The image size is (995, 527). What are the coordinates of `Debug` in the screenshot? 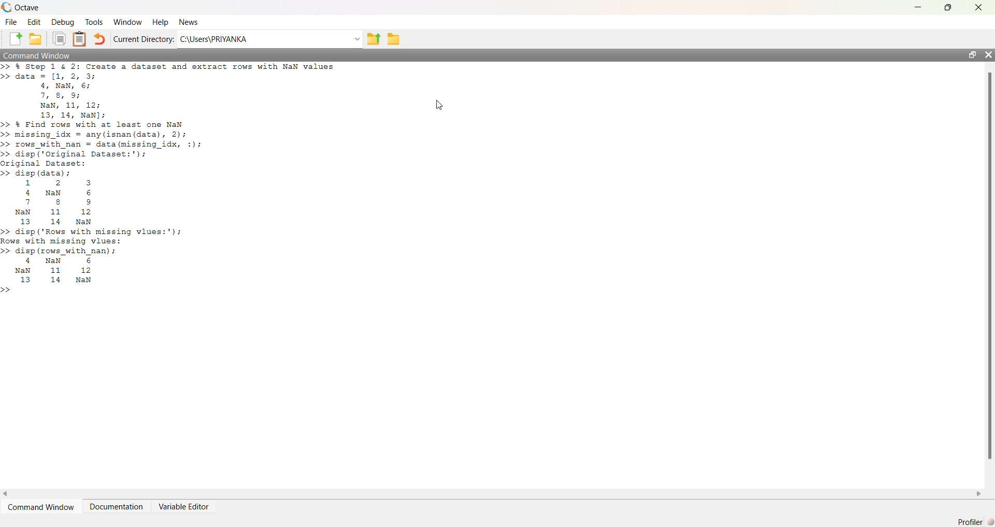 It's located at (63, 22).